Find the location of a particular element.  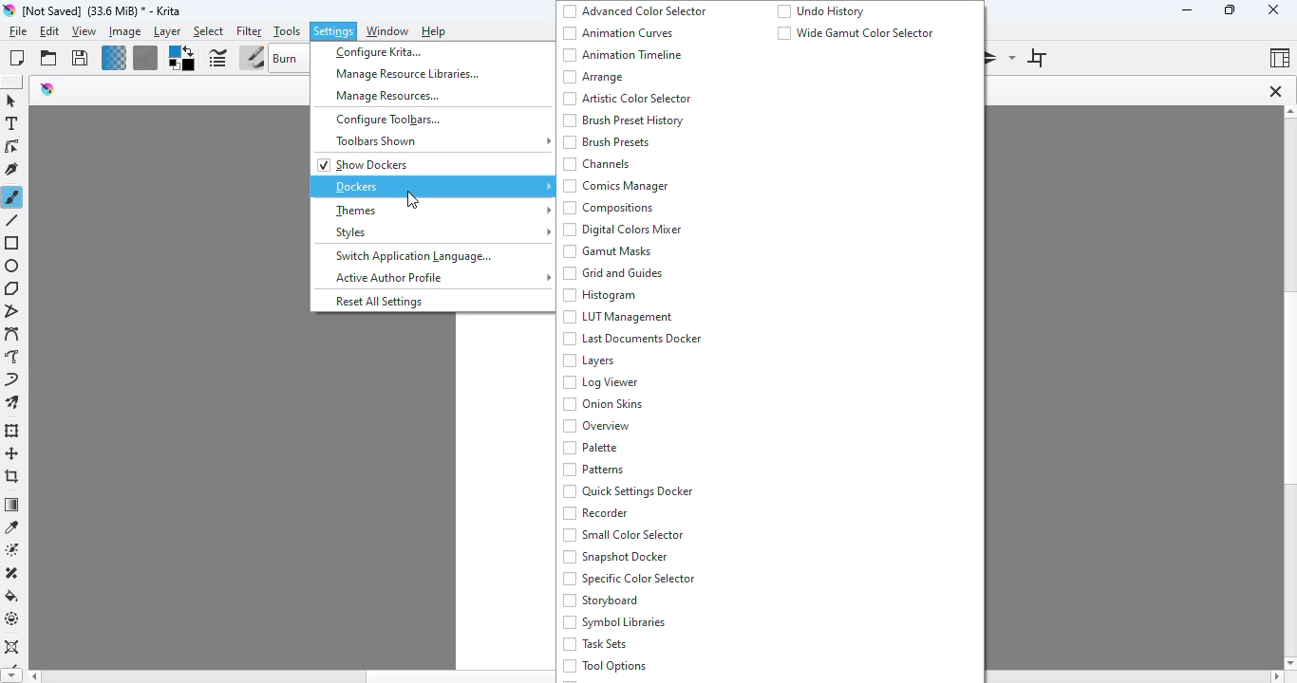

scroll right is located at coordinates (1275, 677).